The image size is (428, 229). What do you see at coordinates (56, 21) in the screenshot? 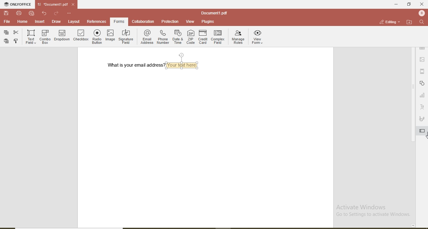
I see `draw` at bounding box center [56, 21].